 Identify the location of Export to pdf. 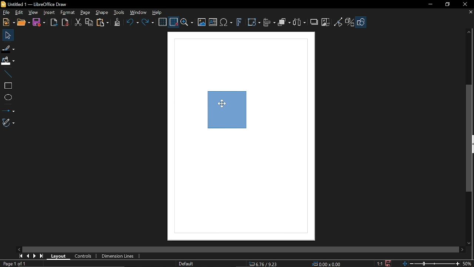
(64, 22).